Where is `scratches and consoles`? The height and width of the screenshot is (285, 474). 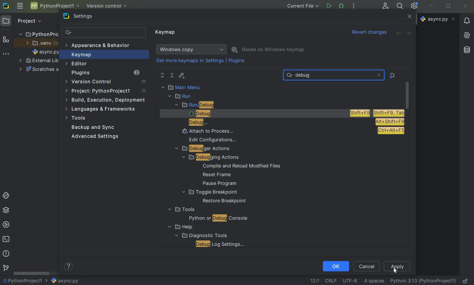
scratches and consoles is located at coordinates (39, 70).